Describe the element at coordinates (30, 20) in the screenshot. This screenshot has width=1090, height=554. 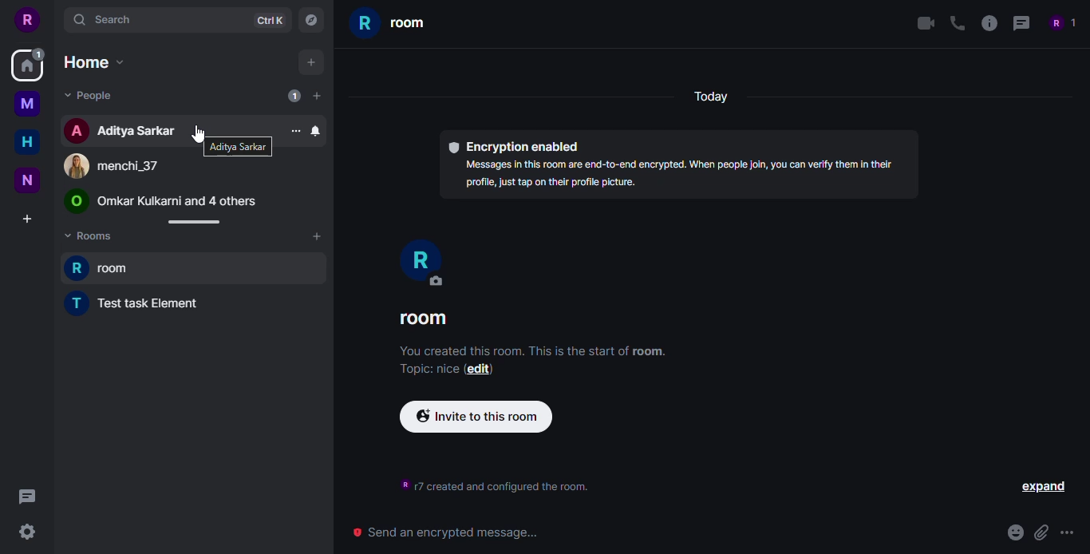
I see `profile` at that location.